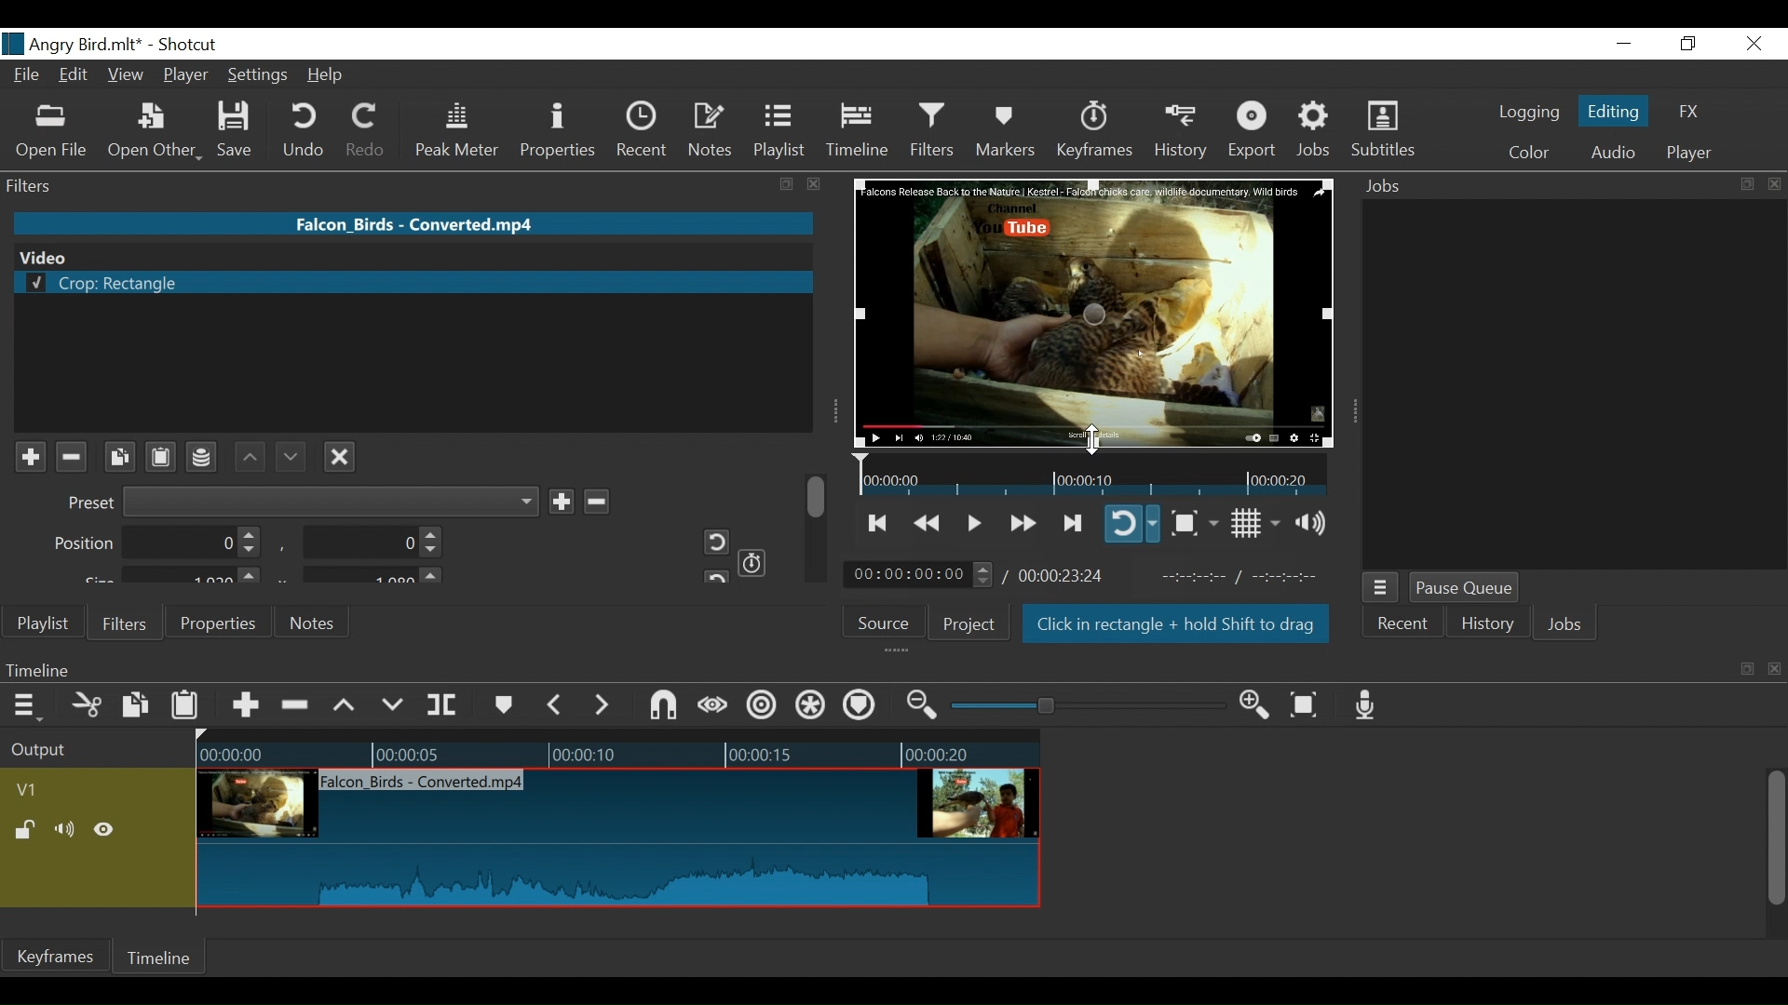 The height and width of the screenshot is (1005, 1788). Describe the element at coordinates (55, 956) in the screenshot. I see `Keyframes` at that location.